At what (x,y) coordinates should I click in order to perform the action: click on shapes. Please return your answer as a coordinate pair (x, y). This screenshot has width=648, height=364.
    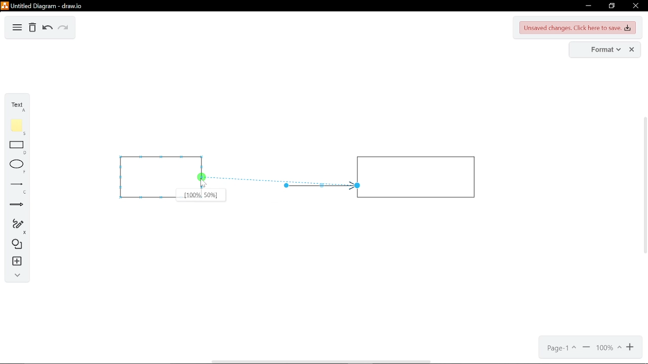
    Looking at the image, I should click on (15, 244).